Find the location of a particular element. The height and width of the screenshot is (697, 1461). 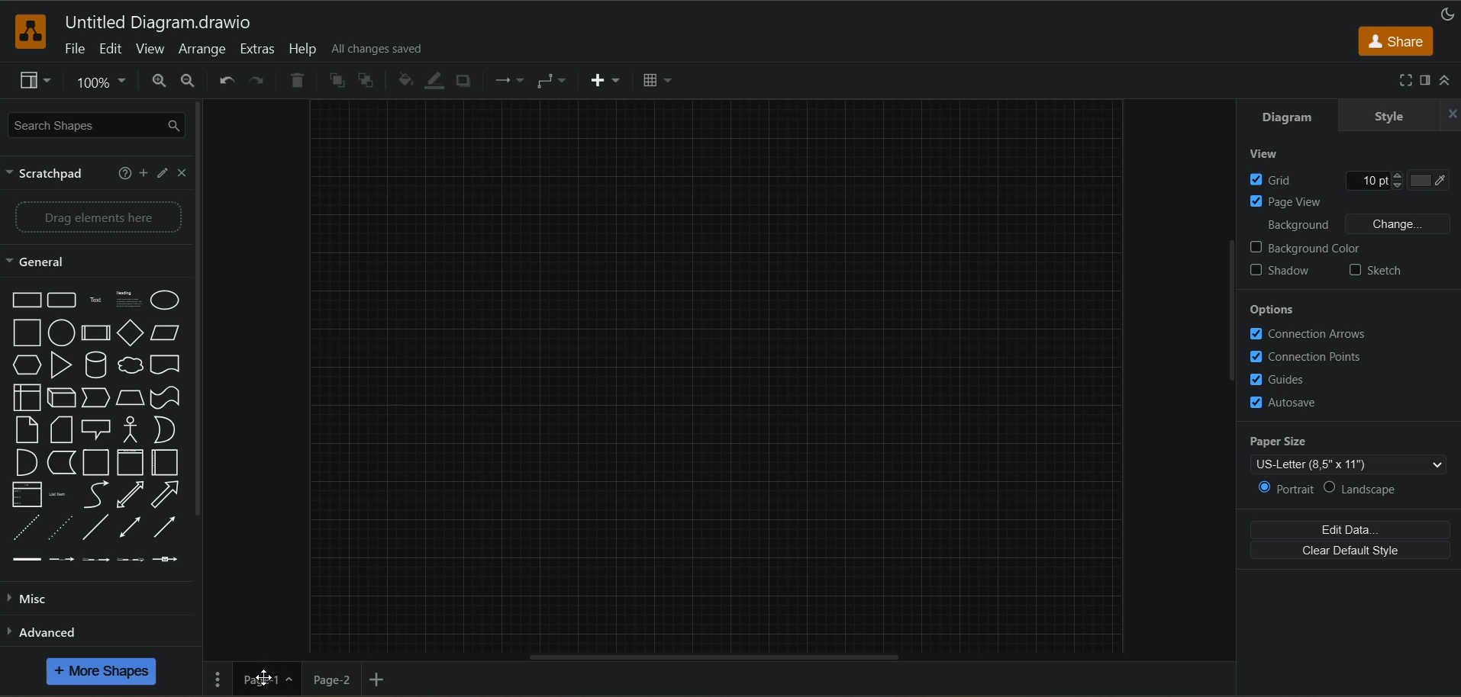

edit data is located at coordinates (1353, 530).